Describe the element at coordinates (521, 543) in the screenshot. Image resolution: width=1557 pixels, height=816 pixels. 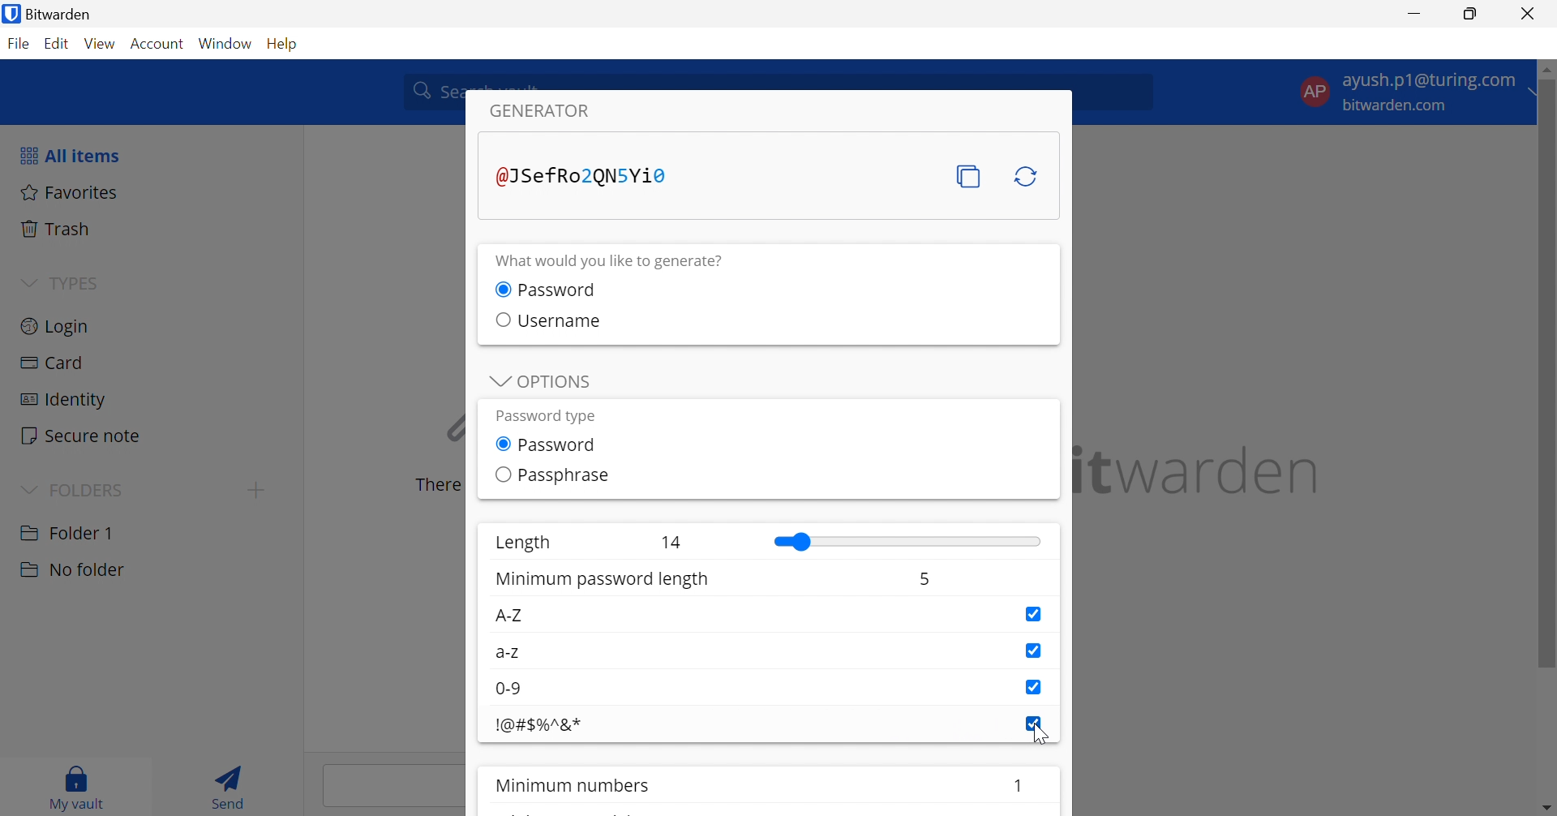
I see `Length` at that location.